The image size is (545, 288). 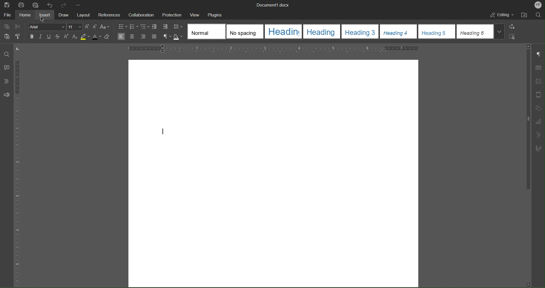 I want to click on Table, so click(x=538, y=68).